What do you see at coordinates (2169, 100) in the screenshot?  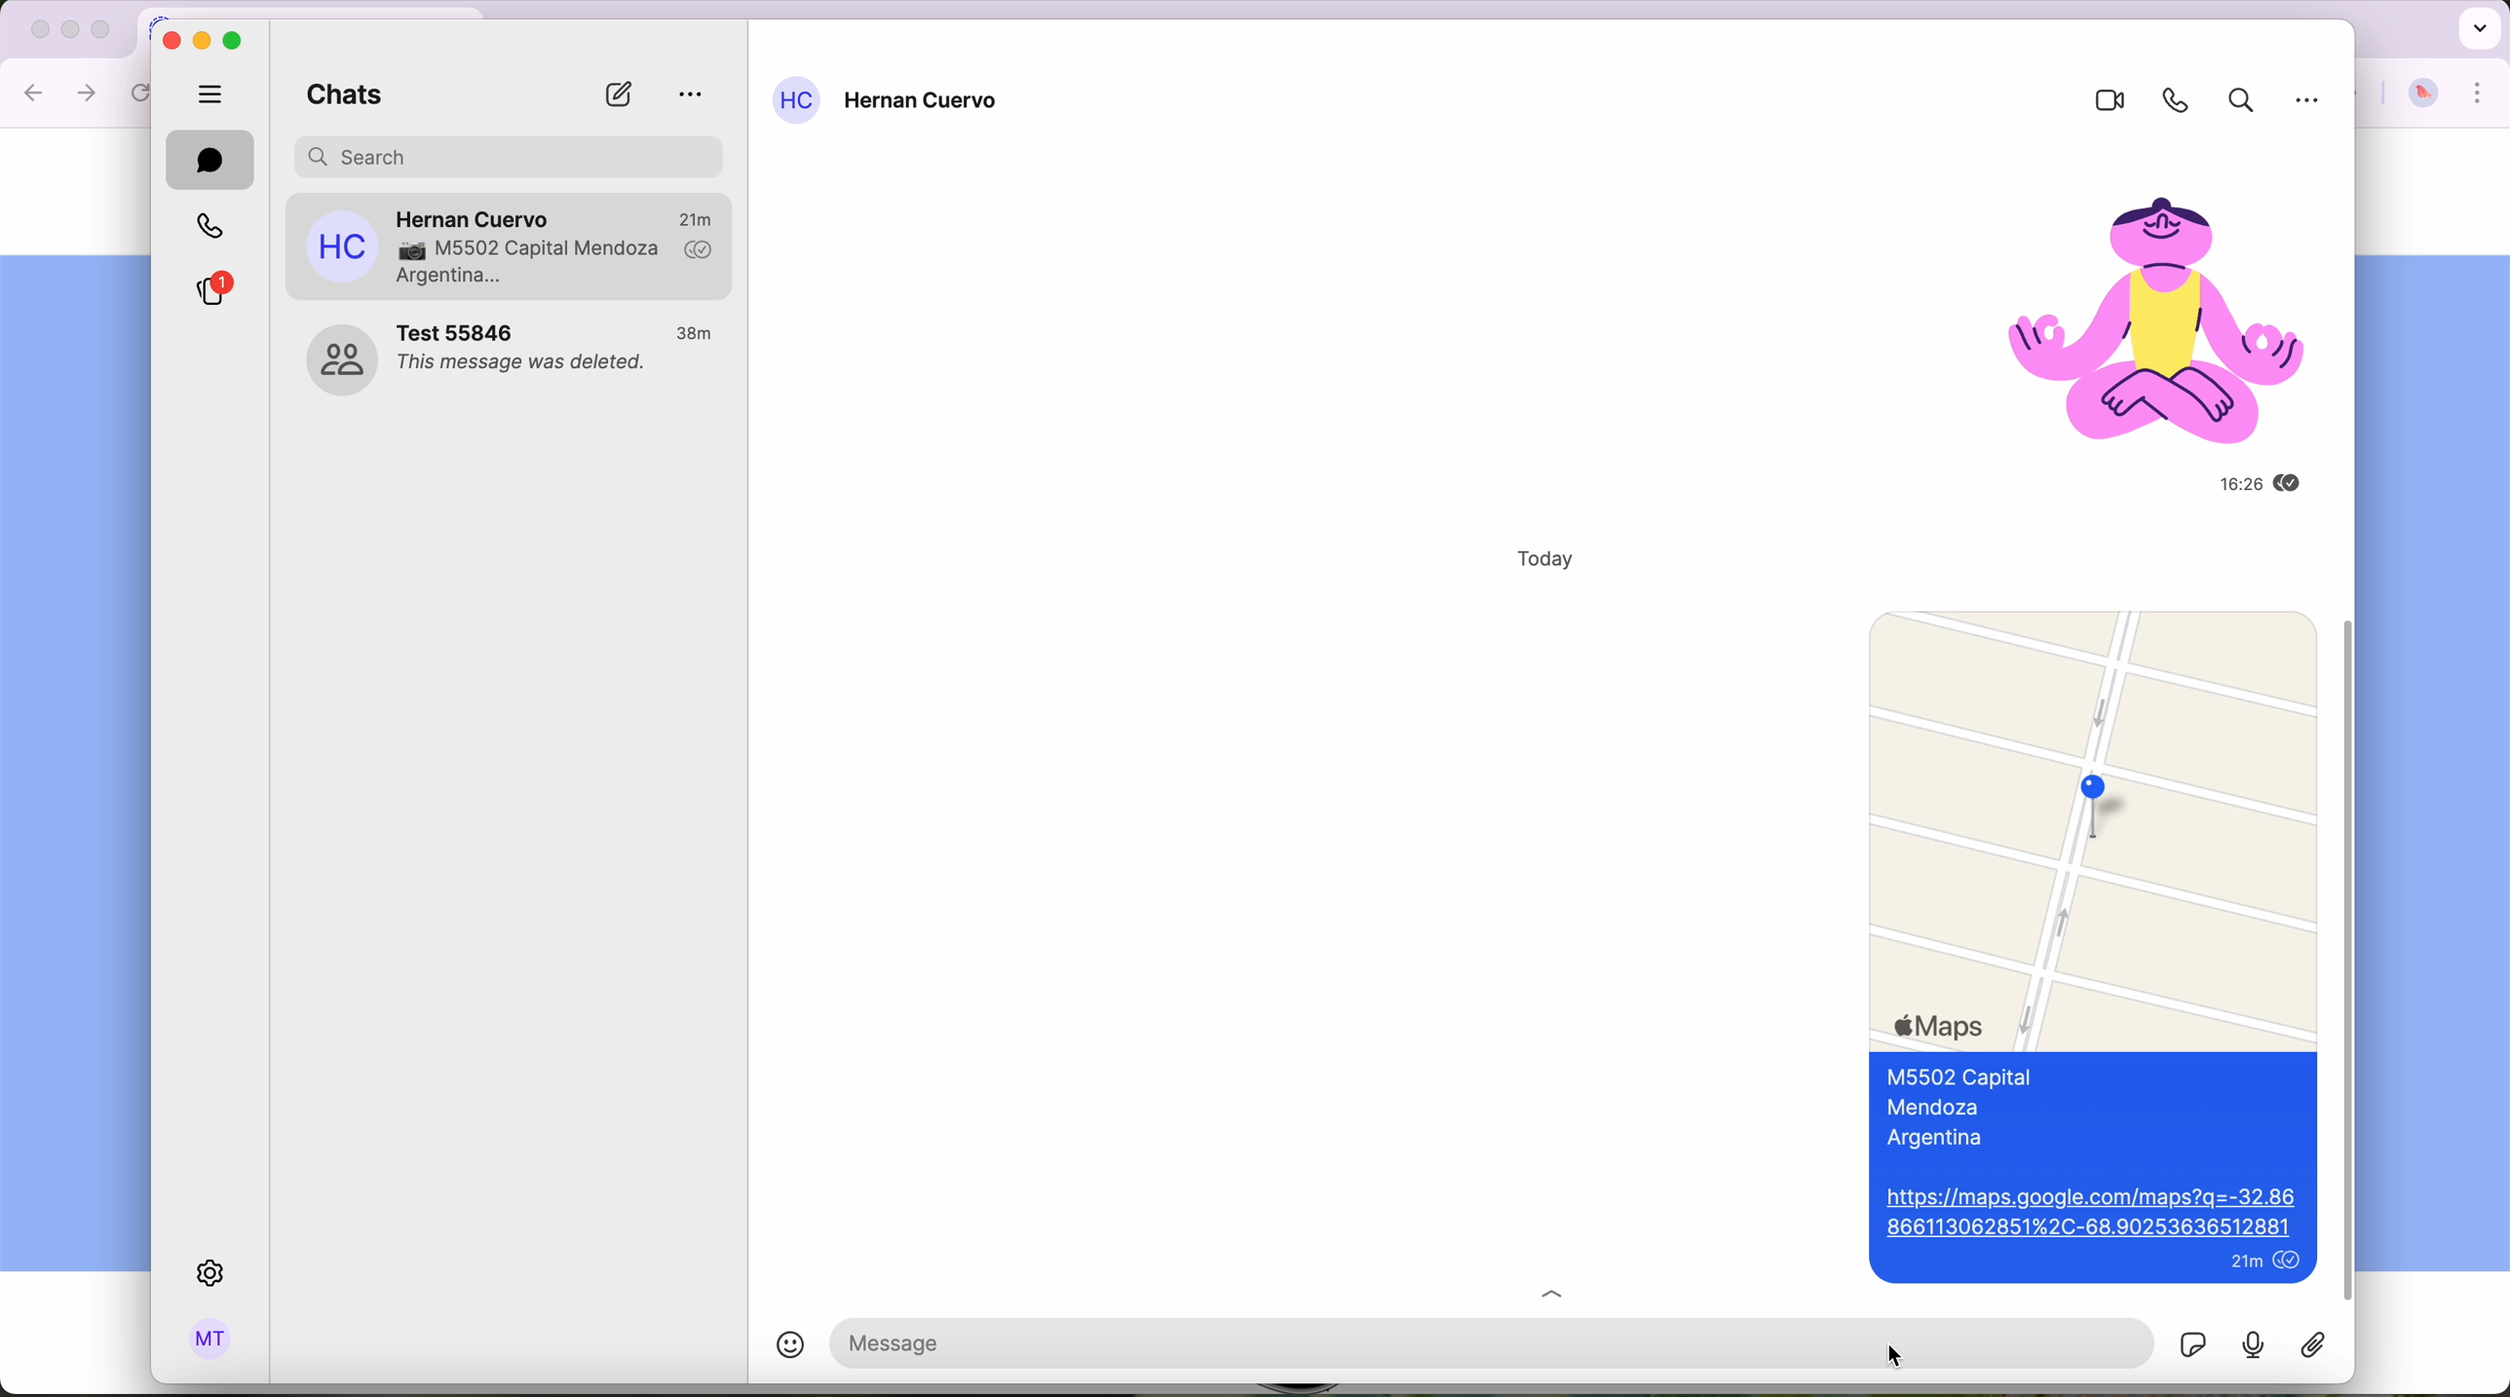 I see `phone` at bounding box center [2169, 100].